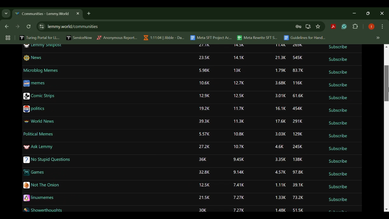 The height and width of the screenshot is (219, 389). I want to click on Options, so click(382, 27).